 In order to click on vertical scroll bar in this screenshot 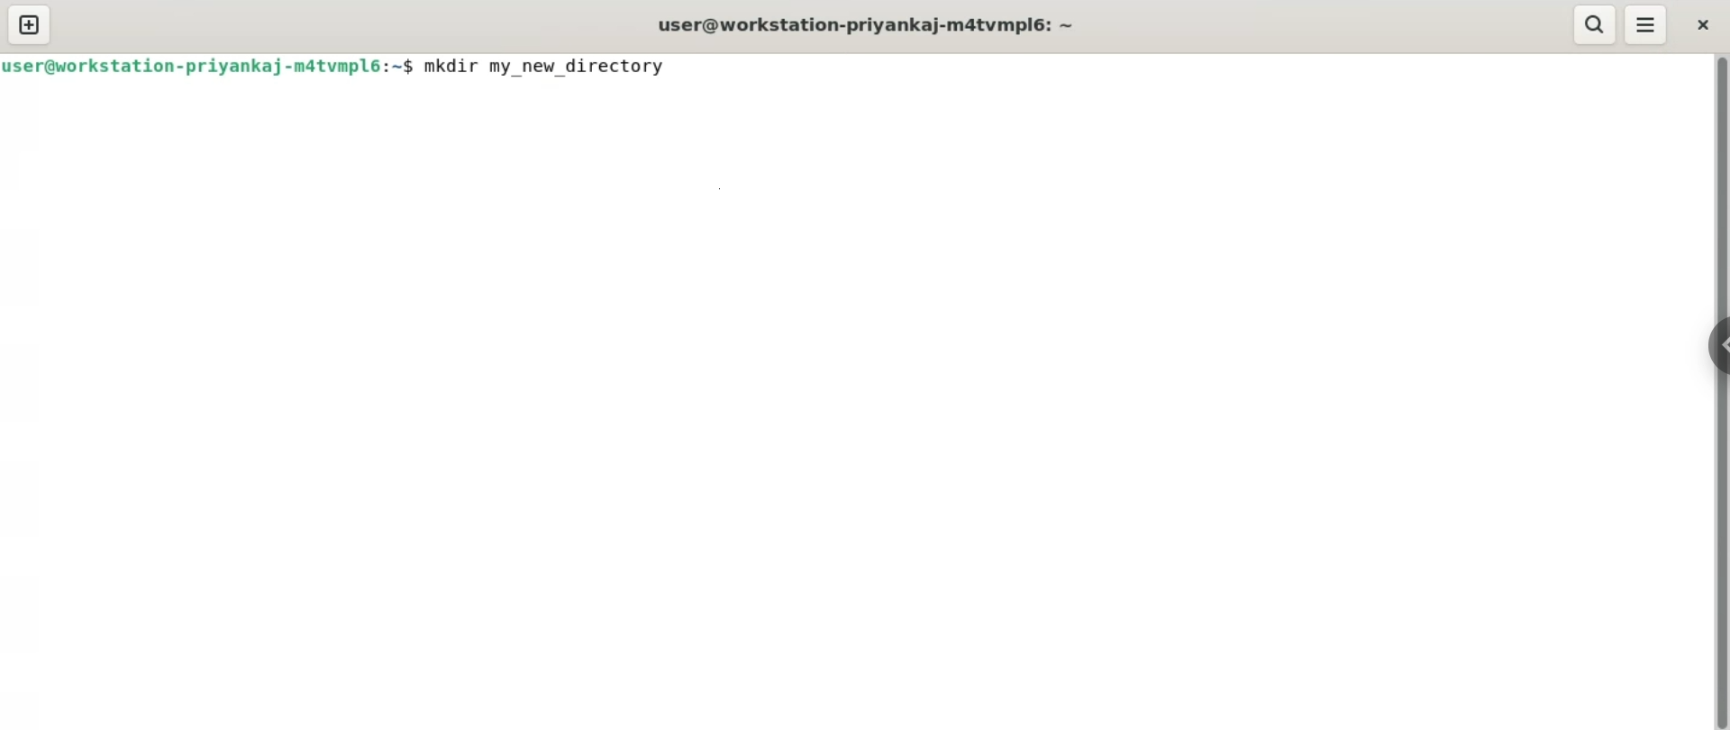, I will do `click(1719, 392)`.